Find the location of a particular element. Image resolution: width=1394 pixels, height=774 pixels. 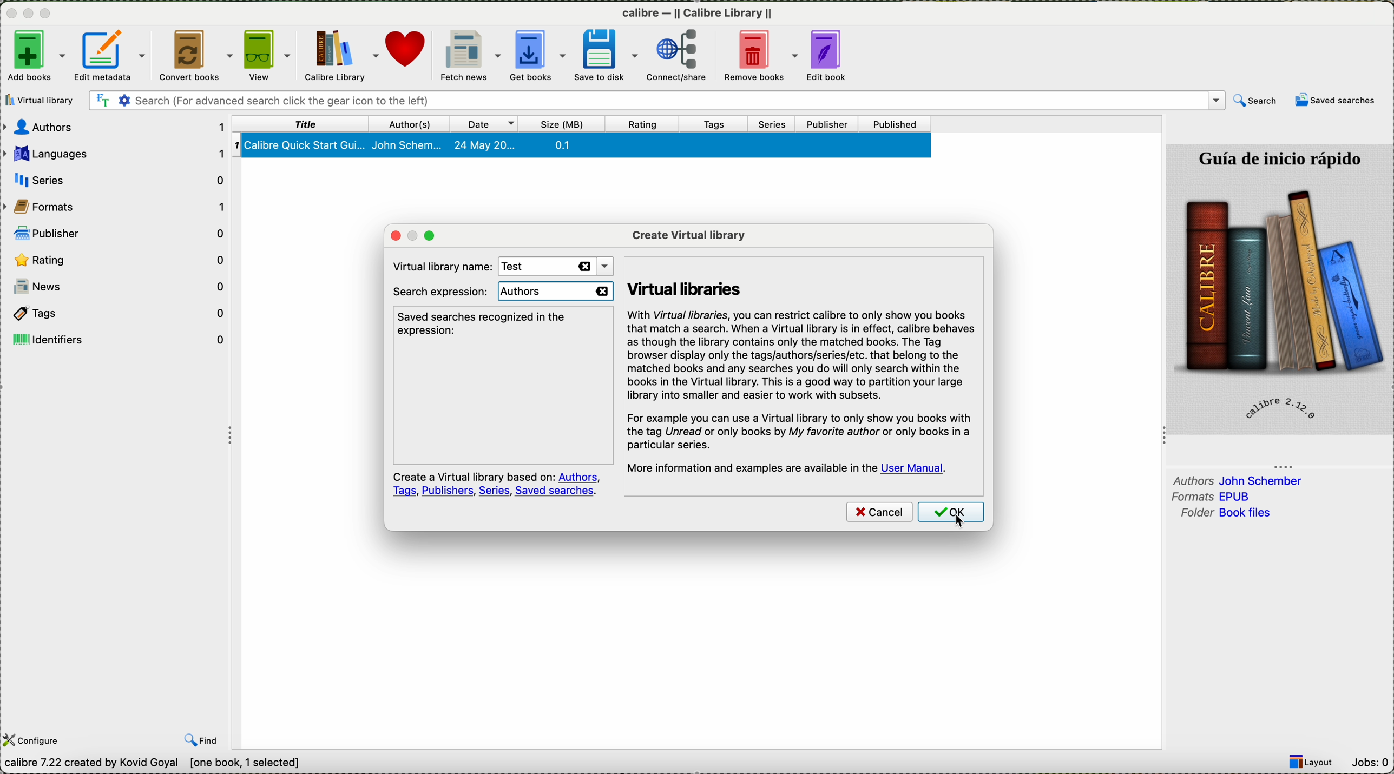

search is located at coordinates (1254, 101).